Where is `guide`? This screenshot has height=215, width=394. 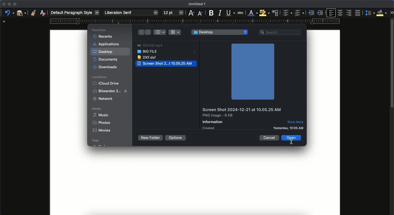
guide is located at coordinates (195, 21).